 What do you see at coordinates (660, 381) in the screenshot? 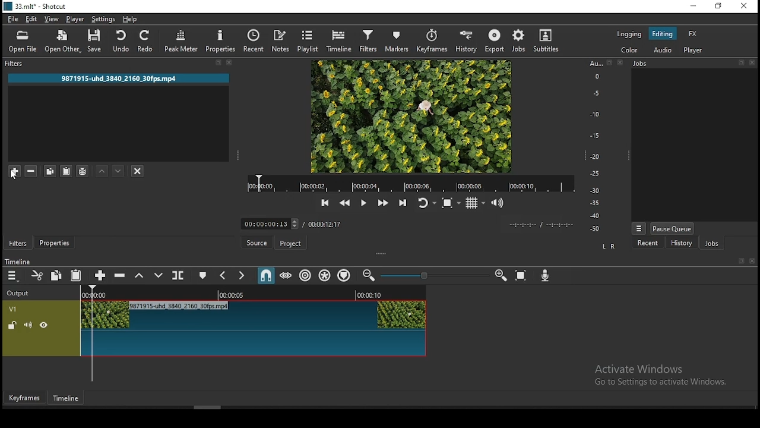
I see `Go to Settings to activate Windows.` at bounding box center [660, 381].